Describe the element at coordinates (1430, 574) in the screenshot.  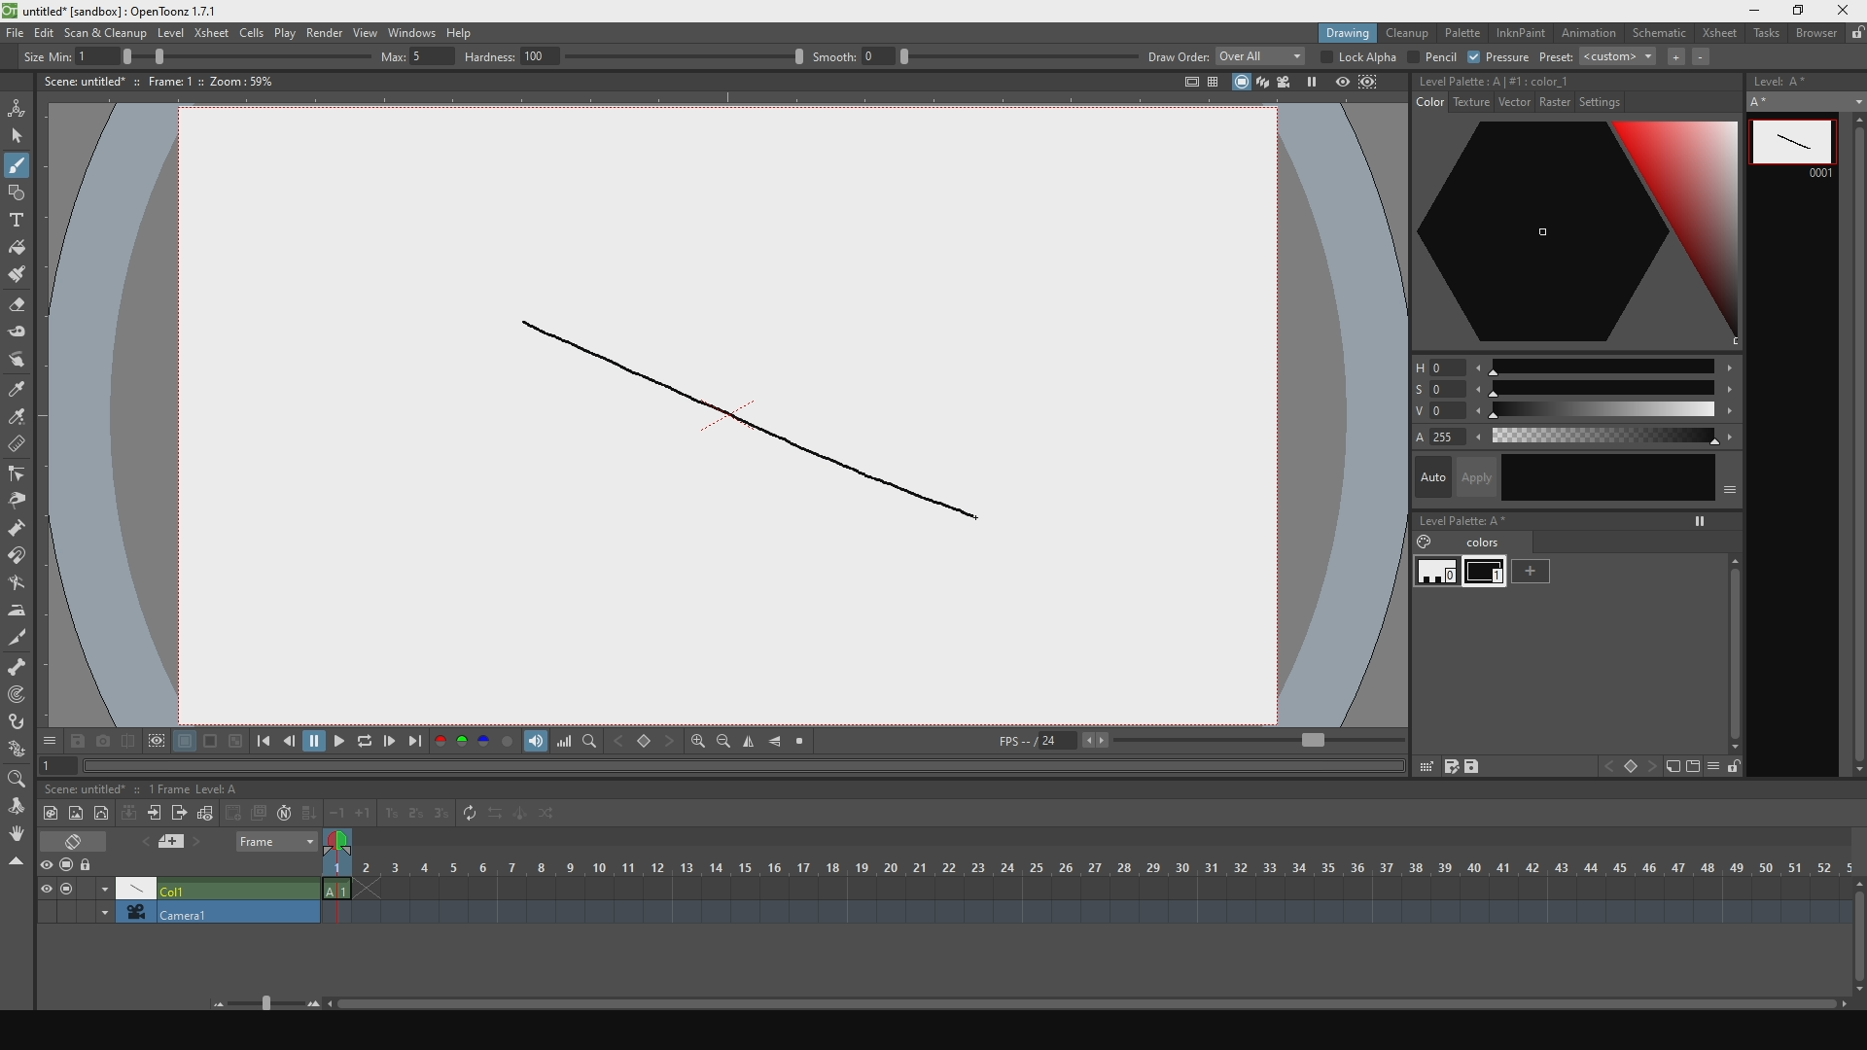
I see `white` at that location.